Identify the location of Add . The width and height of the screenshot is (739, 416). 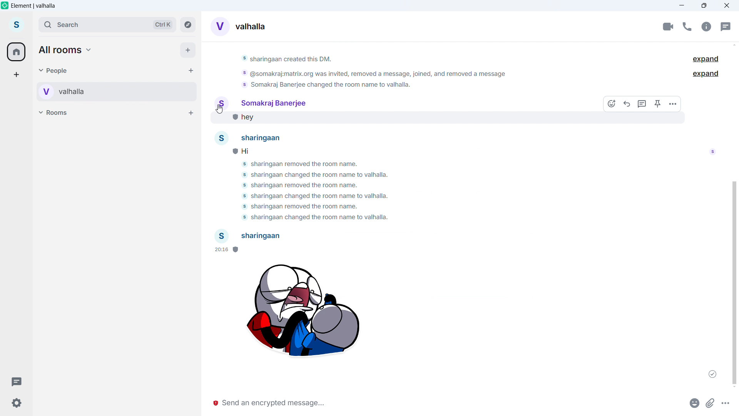
(188, 50).